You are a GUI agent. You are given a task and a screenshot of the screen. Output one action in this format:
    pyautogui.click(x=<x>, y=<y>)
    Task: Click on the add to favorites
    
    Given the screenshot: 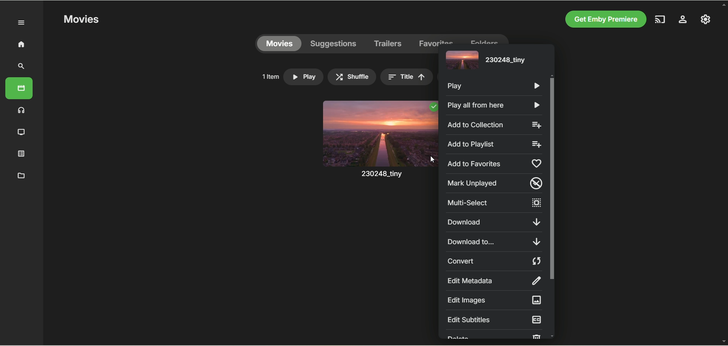 What is the action you would take?
    pyautogui.click(x=495, y=163)
    